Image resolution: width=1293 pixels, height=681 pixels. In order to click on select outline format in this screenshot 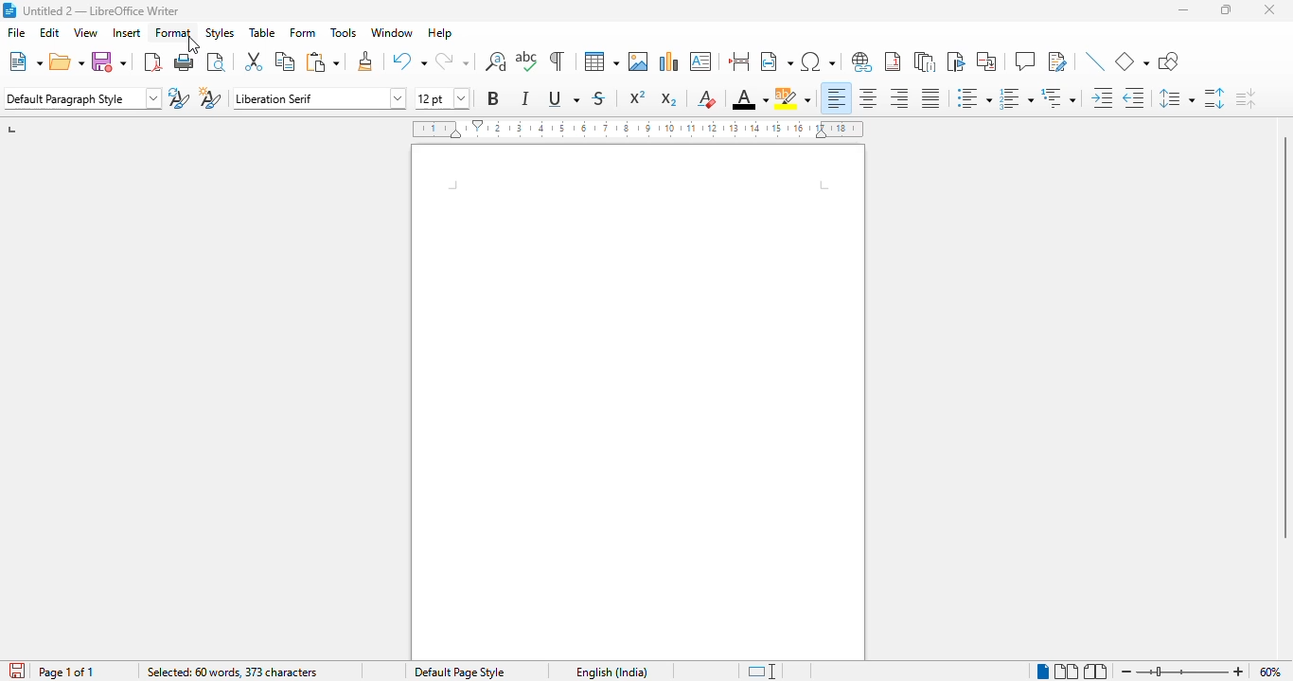, I will do `click(1058, 98)`.